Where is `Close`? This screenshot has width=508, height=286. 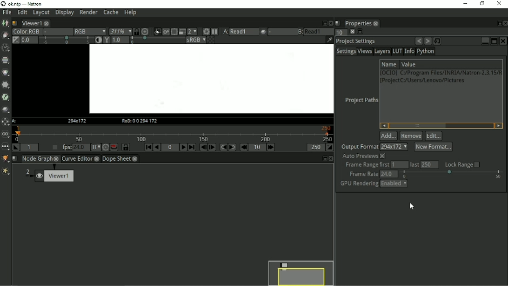
Close is located at coordinates (503, 41).